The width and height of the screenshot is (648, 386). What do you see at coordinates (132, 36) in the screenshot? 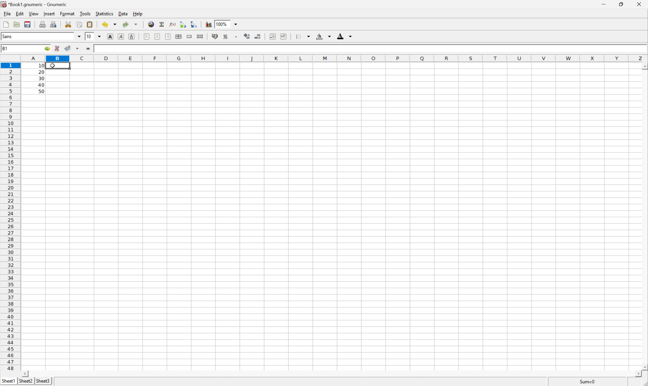
I see `Underline` at bounding box center [132, 36].